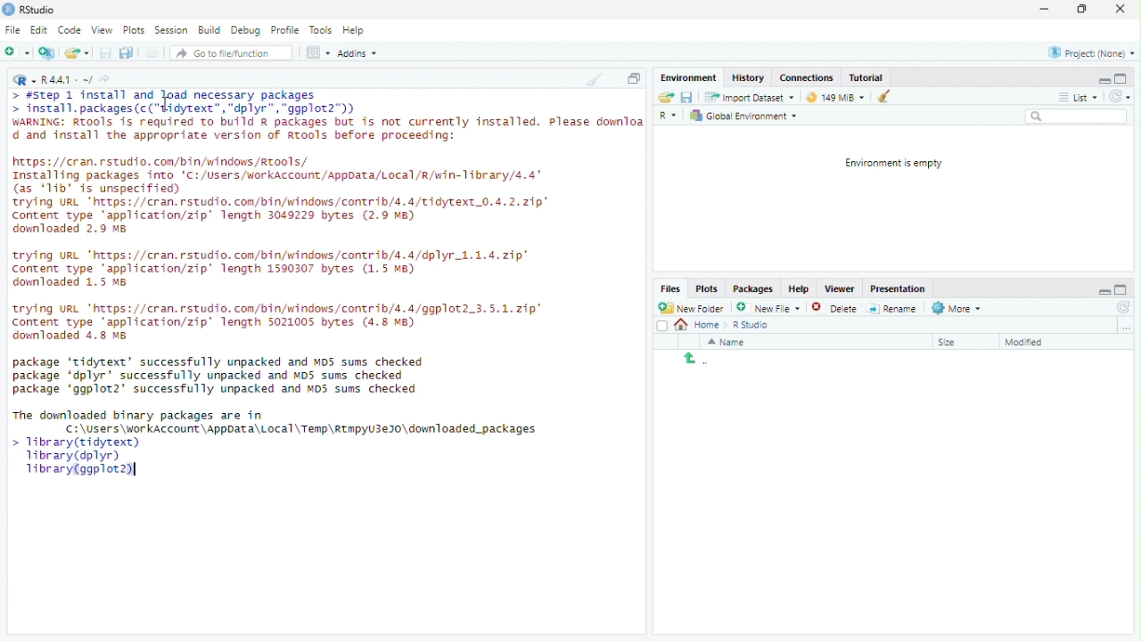 This screenshot has width=1141, height=641. What do you see at coordinates (686, 97) in the screenshot?
I see `Save` at bounding box center [686, 97].